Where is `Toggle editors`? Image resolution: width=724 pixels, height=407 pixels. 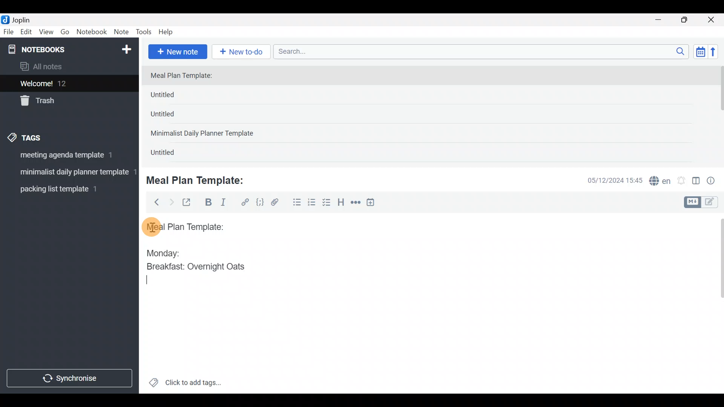
Toggle editors is located at coordinates (703, 201).